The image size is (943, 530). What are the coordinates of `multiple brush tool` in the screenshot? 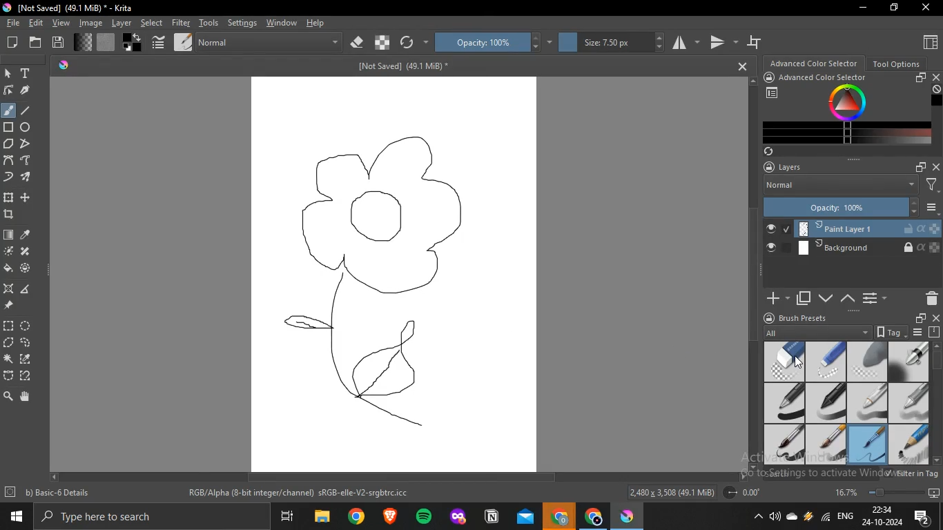 It's located at (26, 178).